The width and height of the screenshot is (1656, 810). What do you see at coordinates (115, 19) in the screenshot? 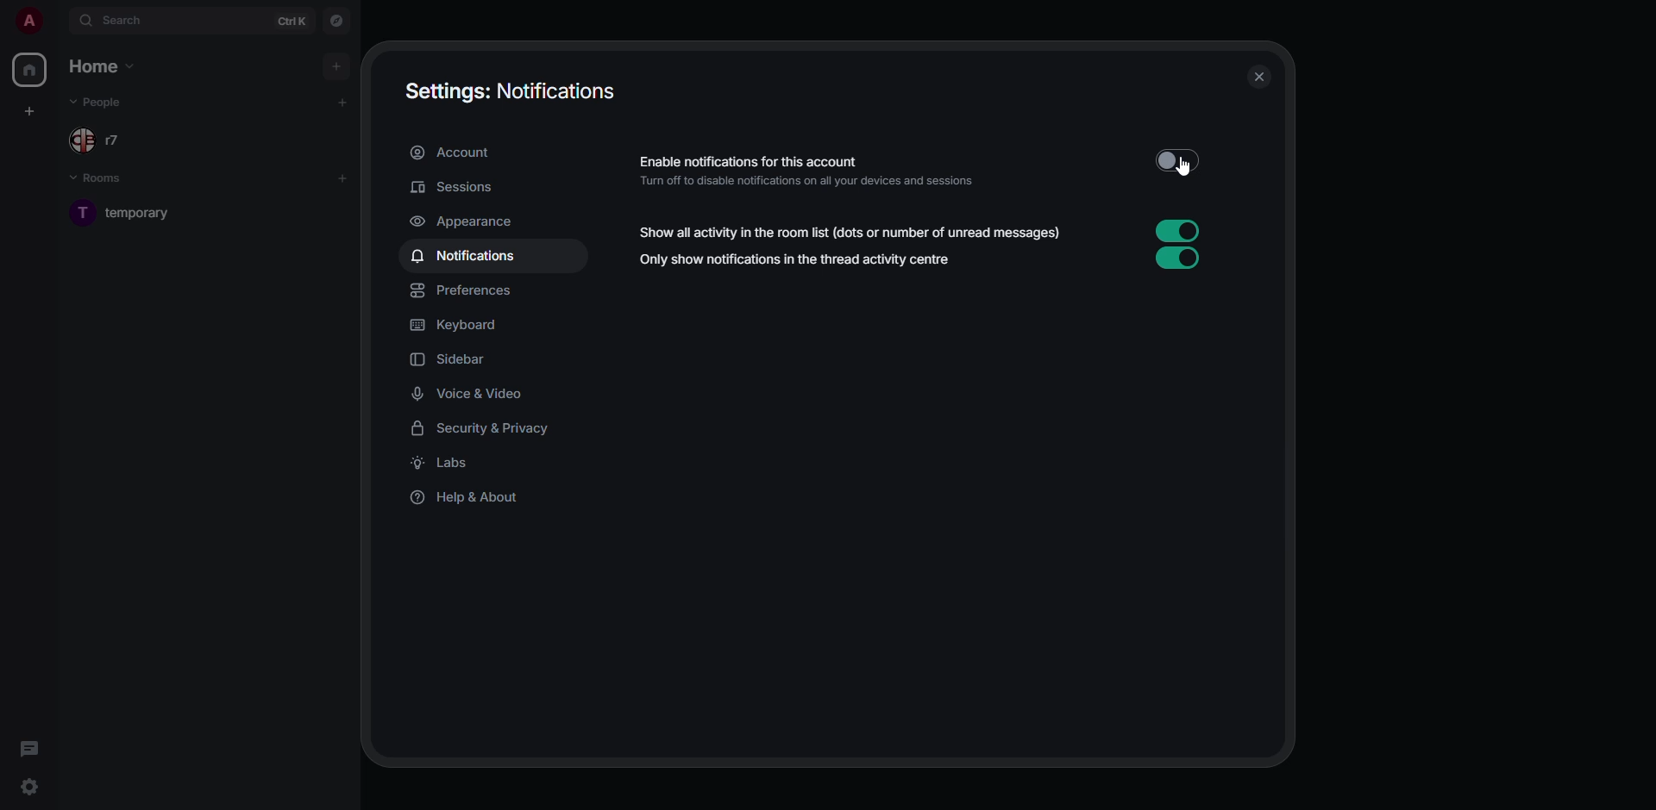
I see `search` at bounding box center [115, 19].